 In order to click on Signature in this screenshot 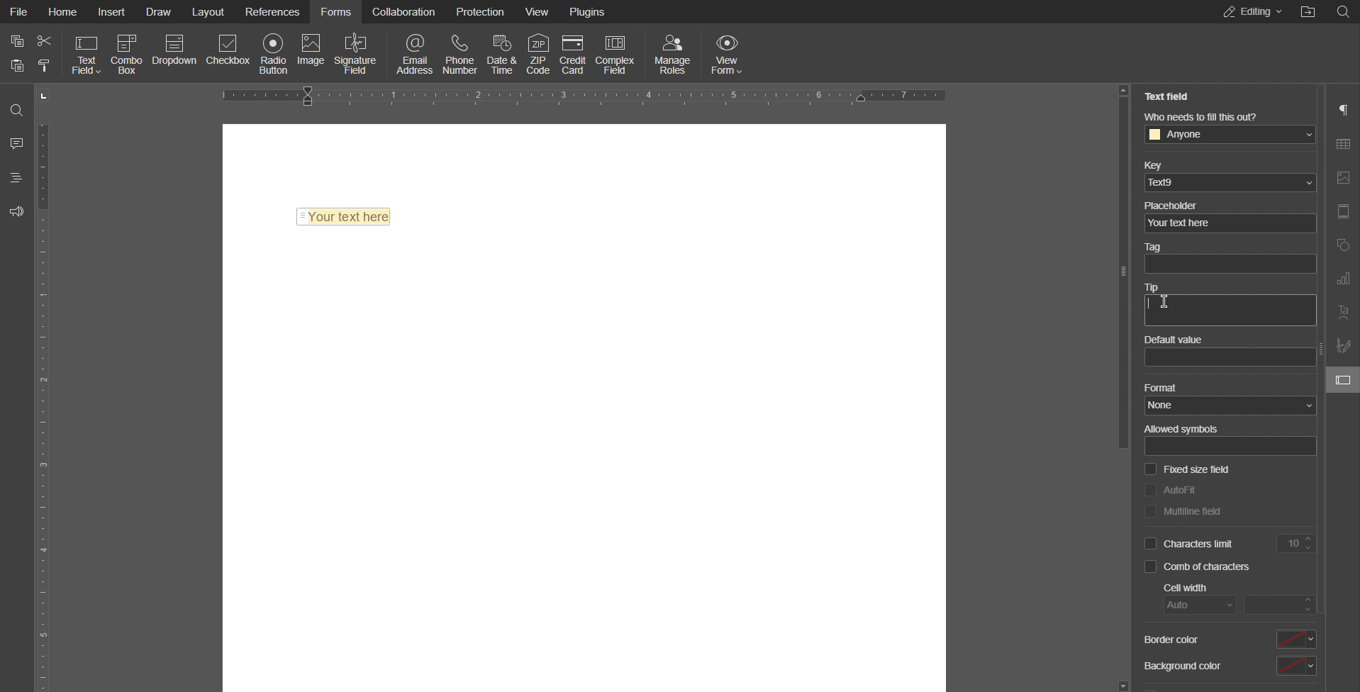, I will do `click(1343, 345)`.